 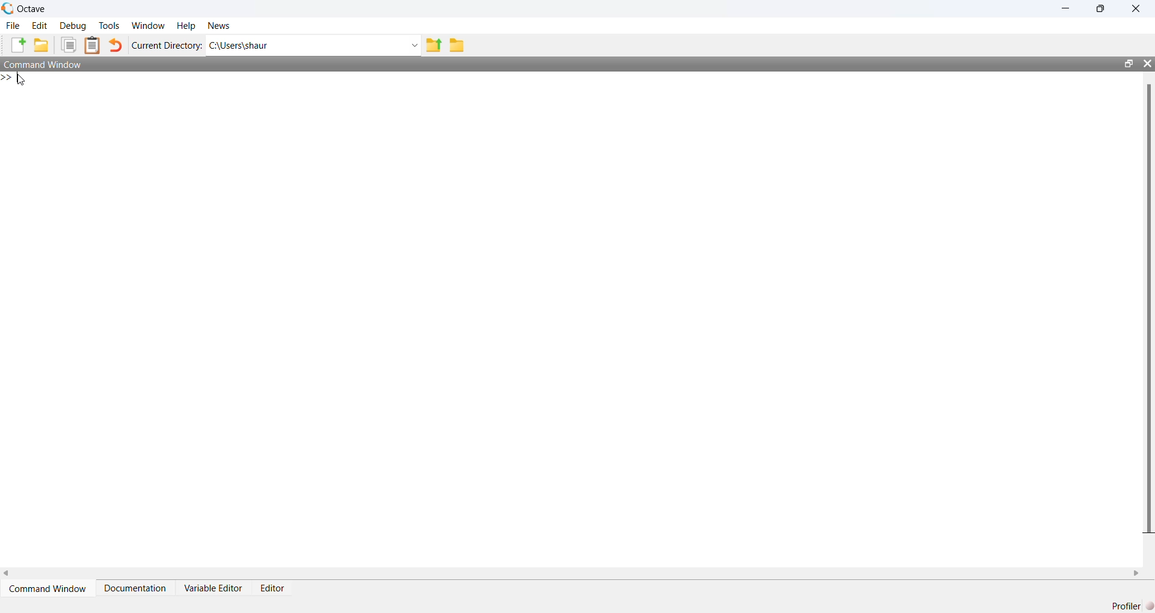 What do you see at coordinates (150, 25) in the screenshot?
I see `window` at bounding box center [150, 25].